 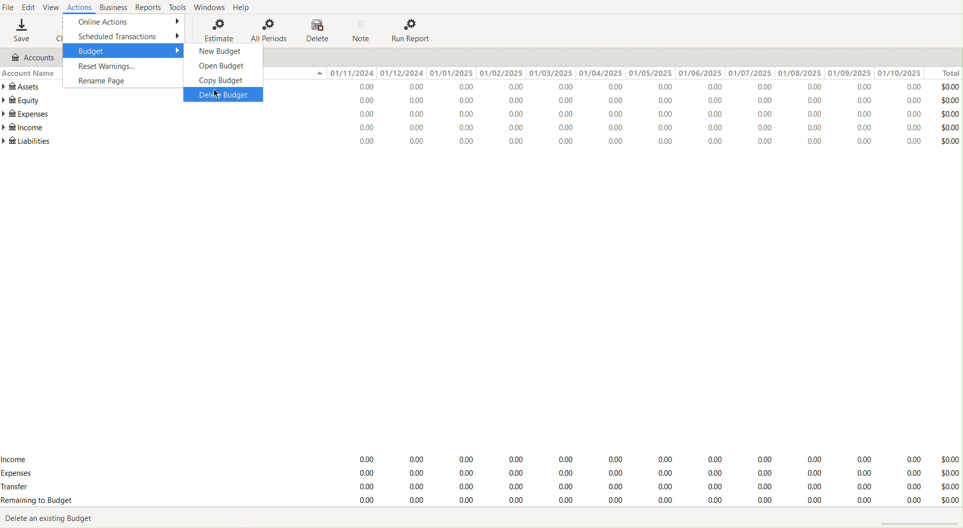 What do you see at coordinates (224, 81) in the screenshot?
I see `Copy Budget` at bounding box center [224, 81].